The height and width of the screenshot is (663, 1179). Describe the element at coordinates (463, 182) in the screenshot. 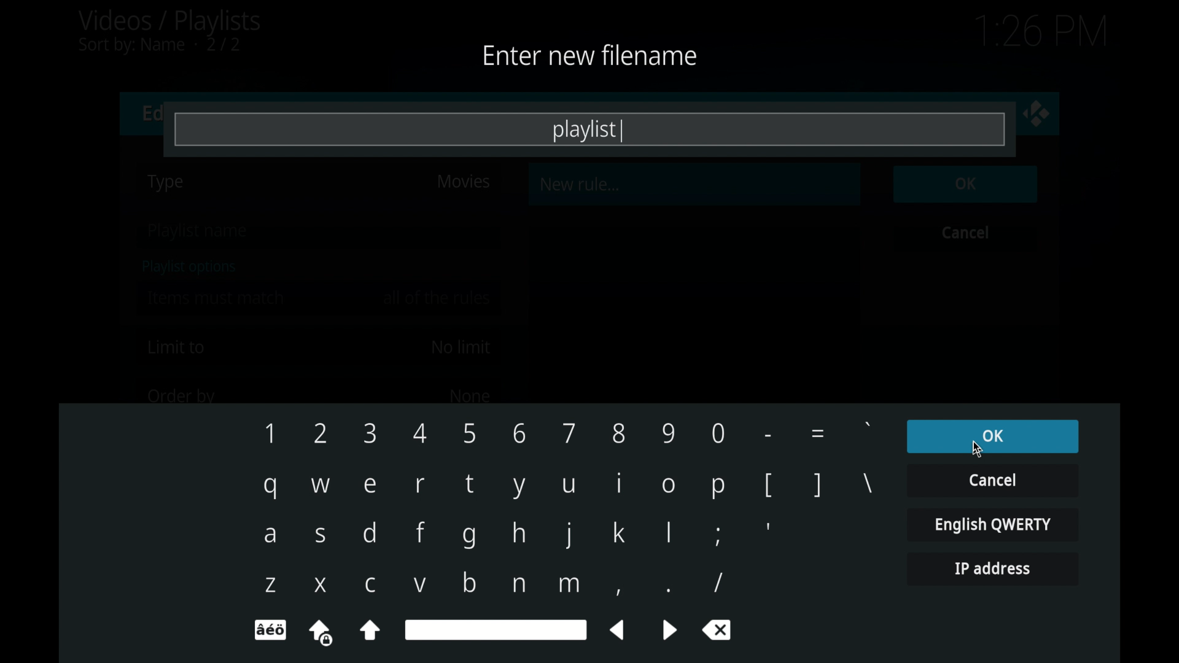

I see `movies` at that location.